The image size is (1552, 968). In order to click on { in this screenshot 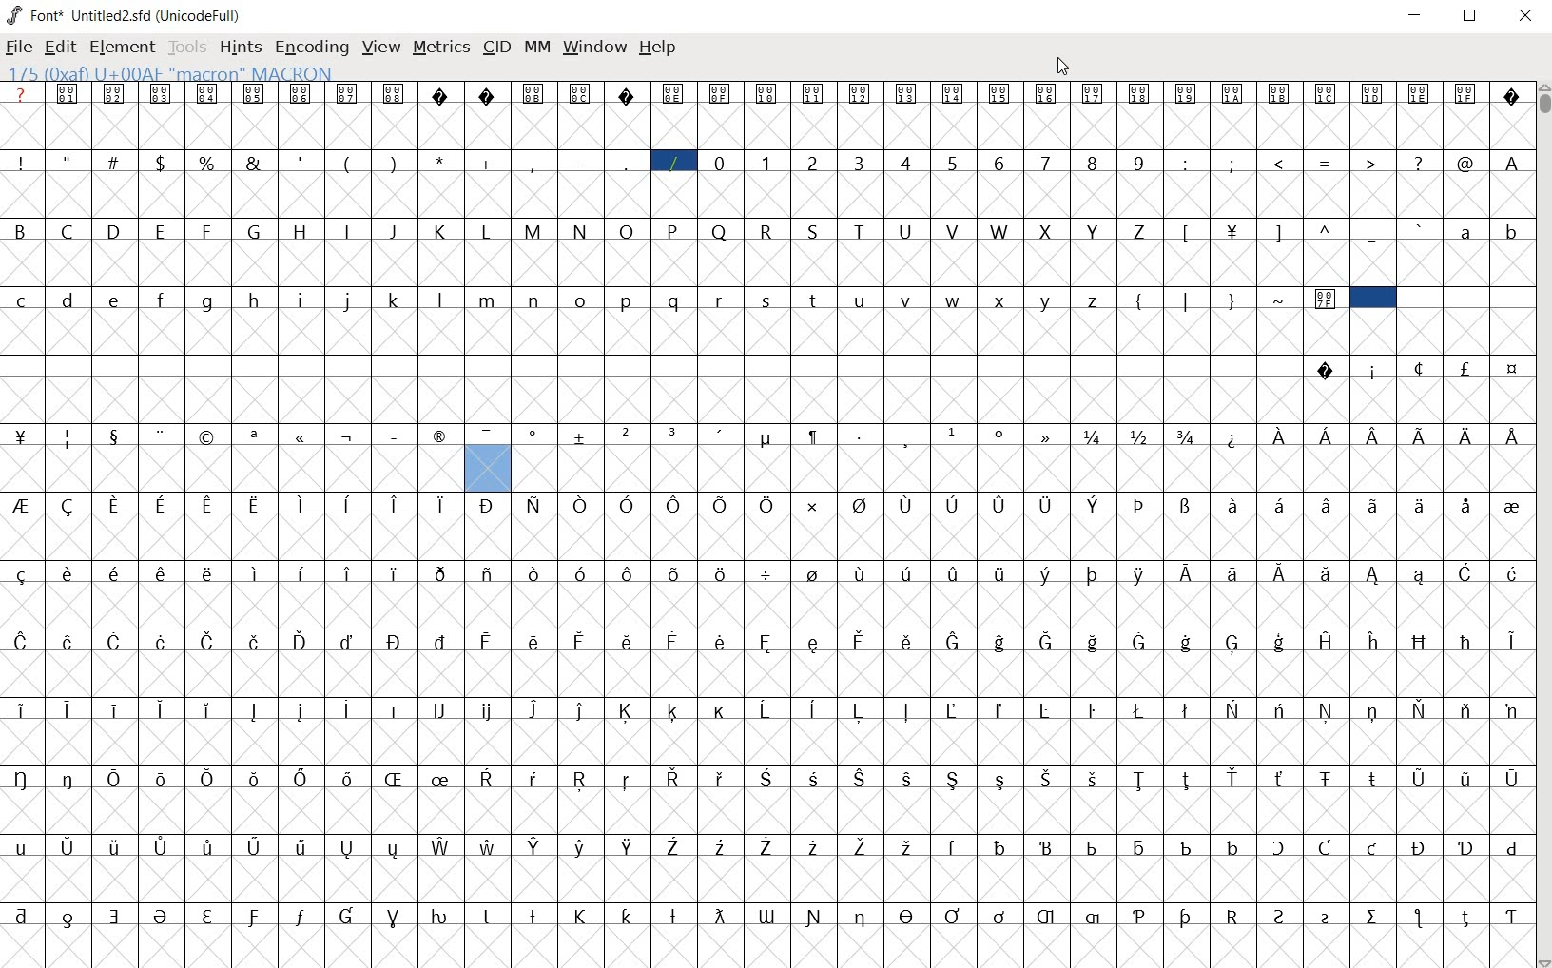, I will do `click(1141, 300)`.